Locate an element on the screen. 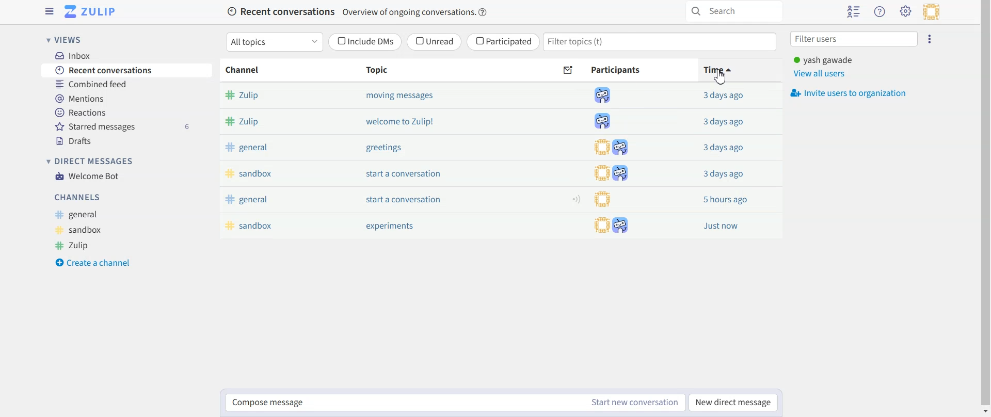 The height and width of the screenshot is (417, 991). Include DMs is located at coordinates (365, 42).